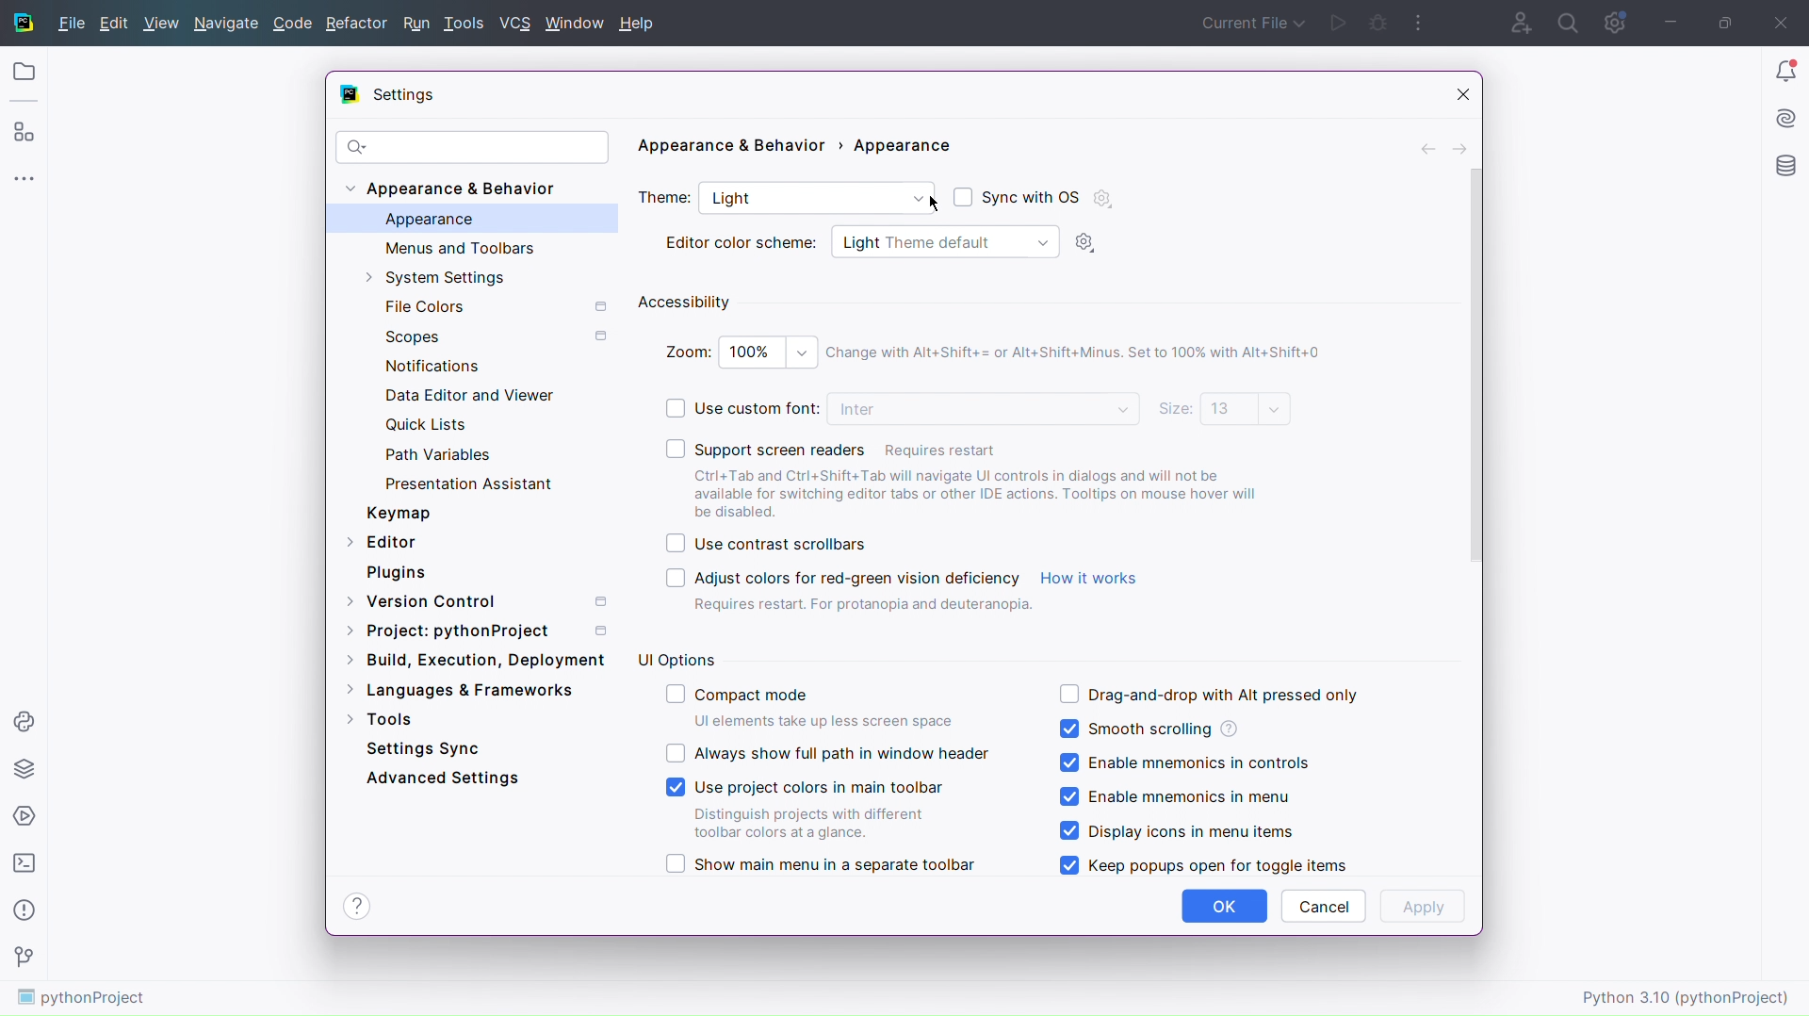 Image resolution: width=1809 pixels, height=1016 pixels. What do you see at coordinates (23, 73) in the screenshot?
I see `Open Folder` at bounding box center [23, 73].